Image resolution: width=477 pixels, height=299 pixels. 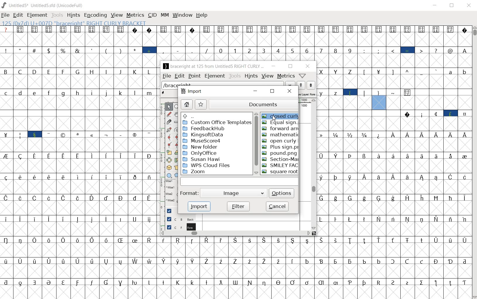 I want to click on CURSOR, so click(x=273, y=118).